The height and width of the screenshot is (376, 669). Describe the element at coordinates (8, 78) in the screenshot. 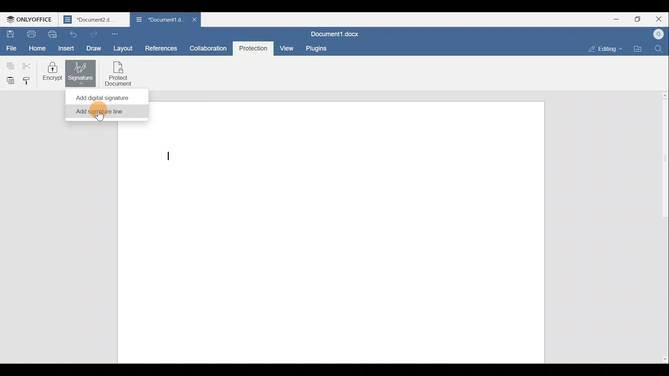

I see `Paste` at that location.